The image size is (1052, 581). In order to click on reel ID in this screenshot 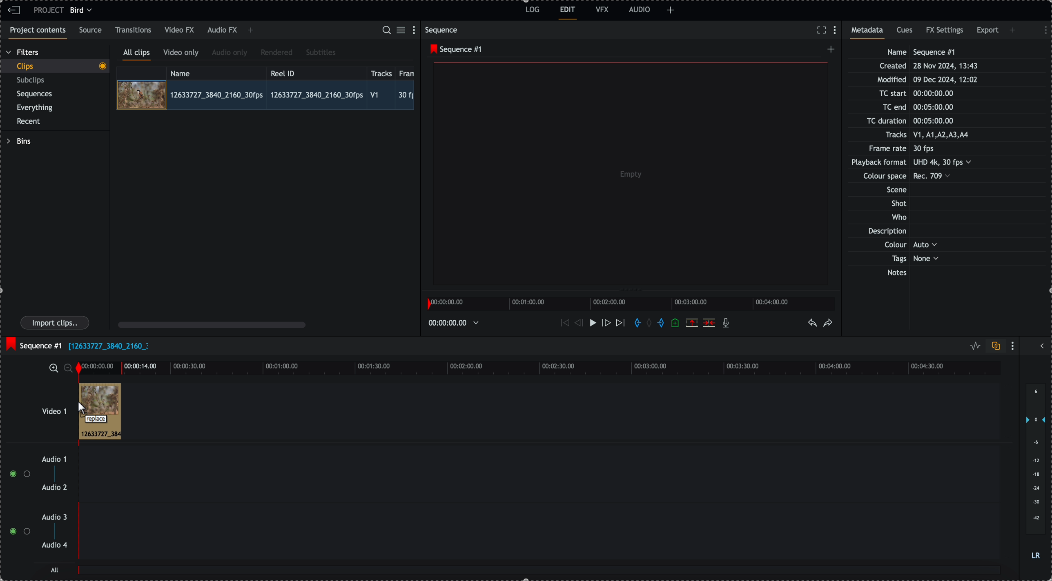, I will do `click(316, 72)`.